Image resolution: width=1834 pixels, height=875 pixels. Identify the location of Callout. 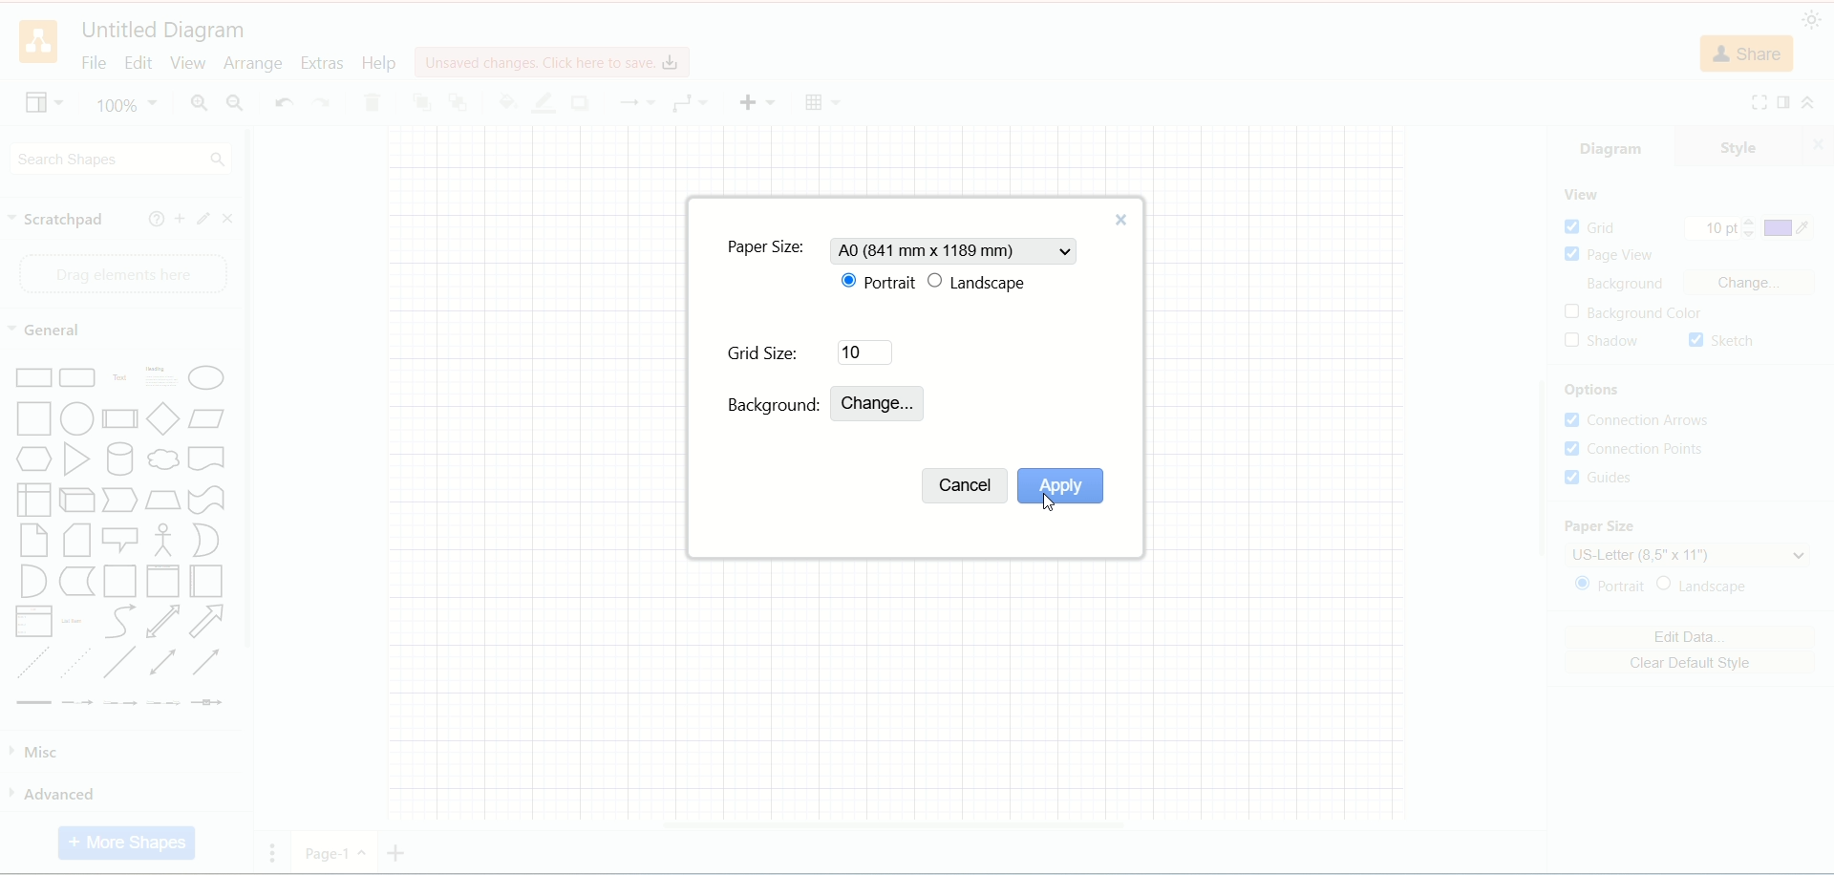
(121, 542).